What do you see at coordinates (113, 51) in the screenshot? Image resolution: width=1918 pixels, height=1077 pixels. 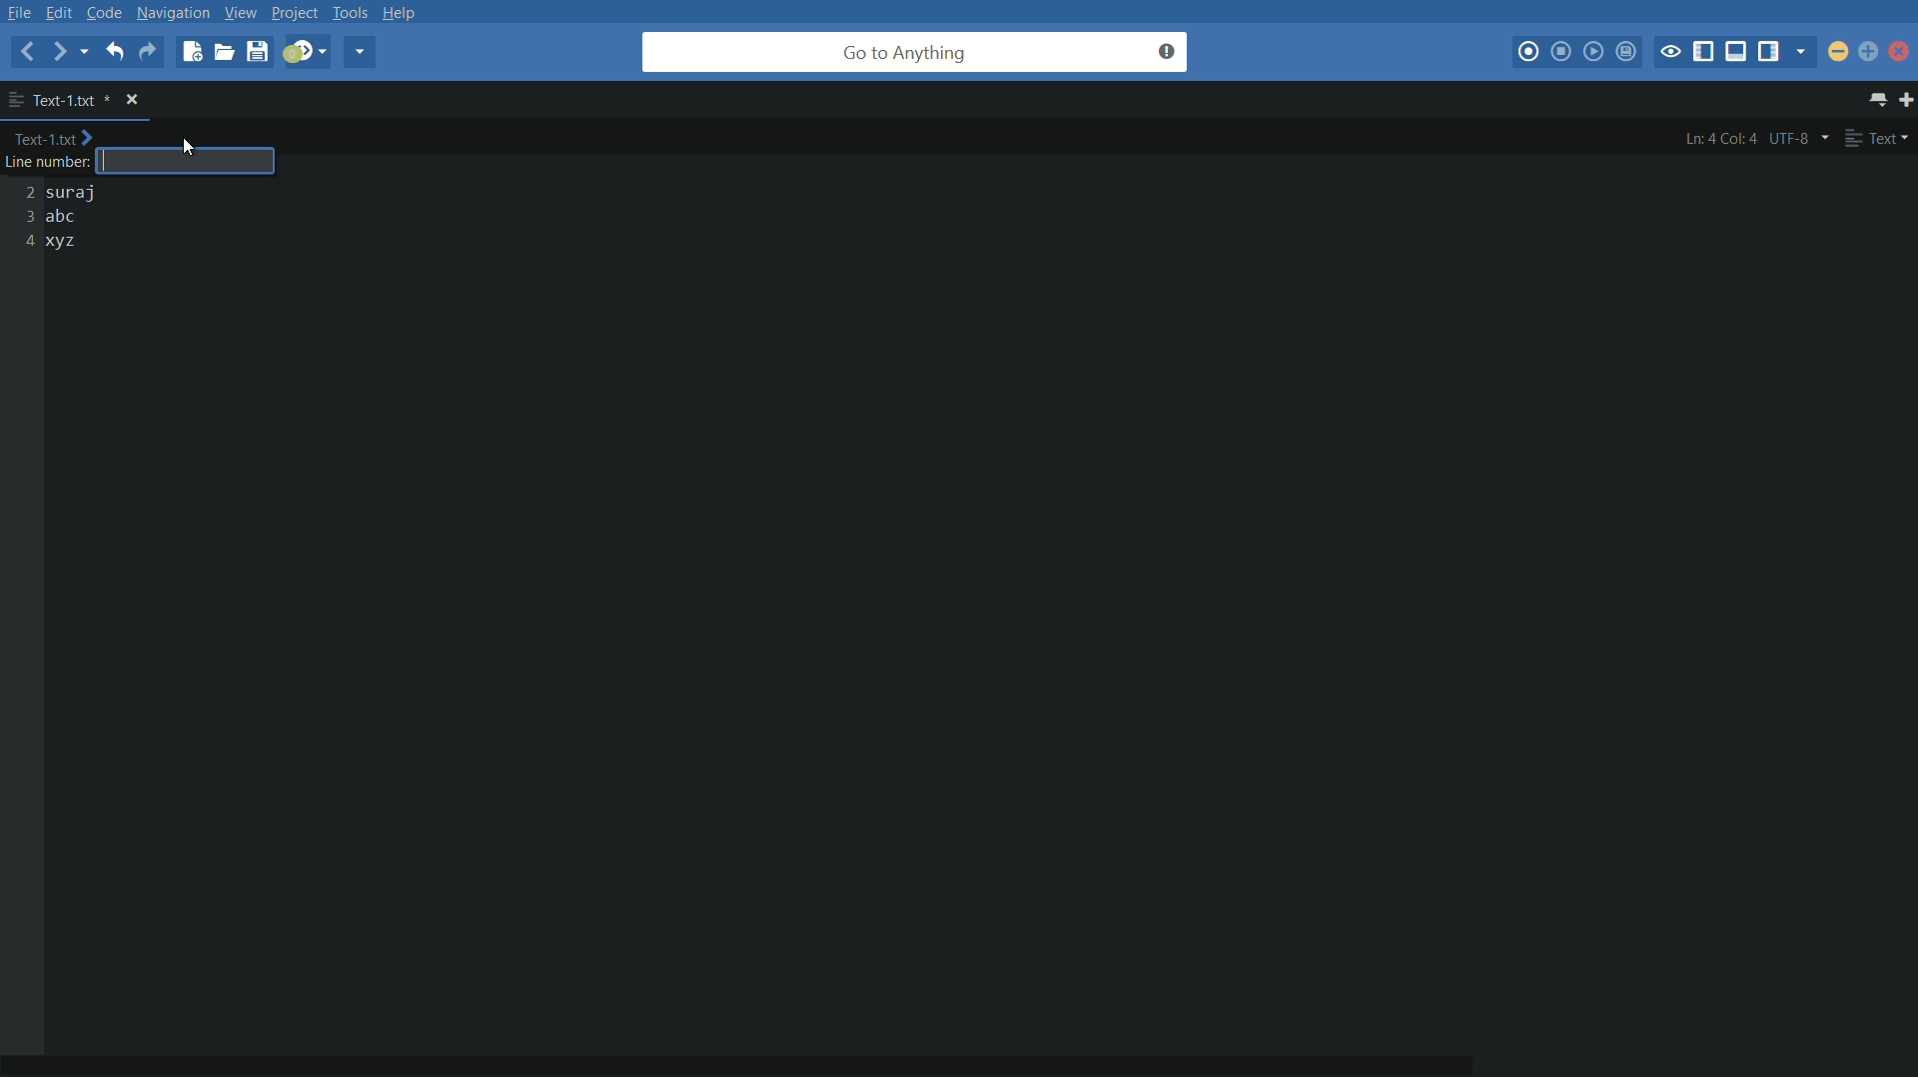 I see `undo` at bounding box center [113, 51].